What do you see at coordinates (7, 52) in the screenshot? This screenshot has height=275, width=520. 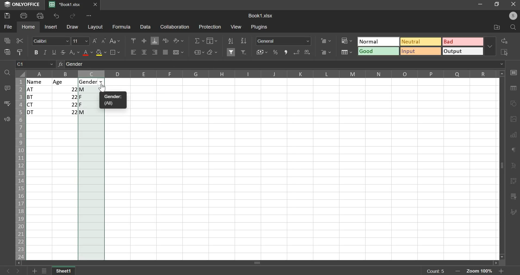 I see `paste` at bounding box center [7, 52].